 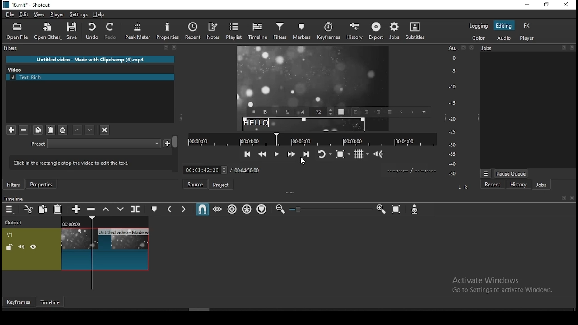 I want to click on paste, so click(x=58, y=209).